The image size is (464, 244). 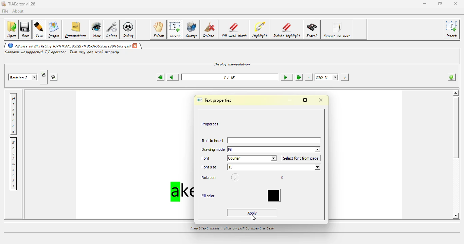 What do you see at coordinates (19, 11) in the screenshot?
I see `about` at bounding box center [19, 11].